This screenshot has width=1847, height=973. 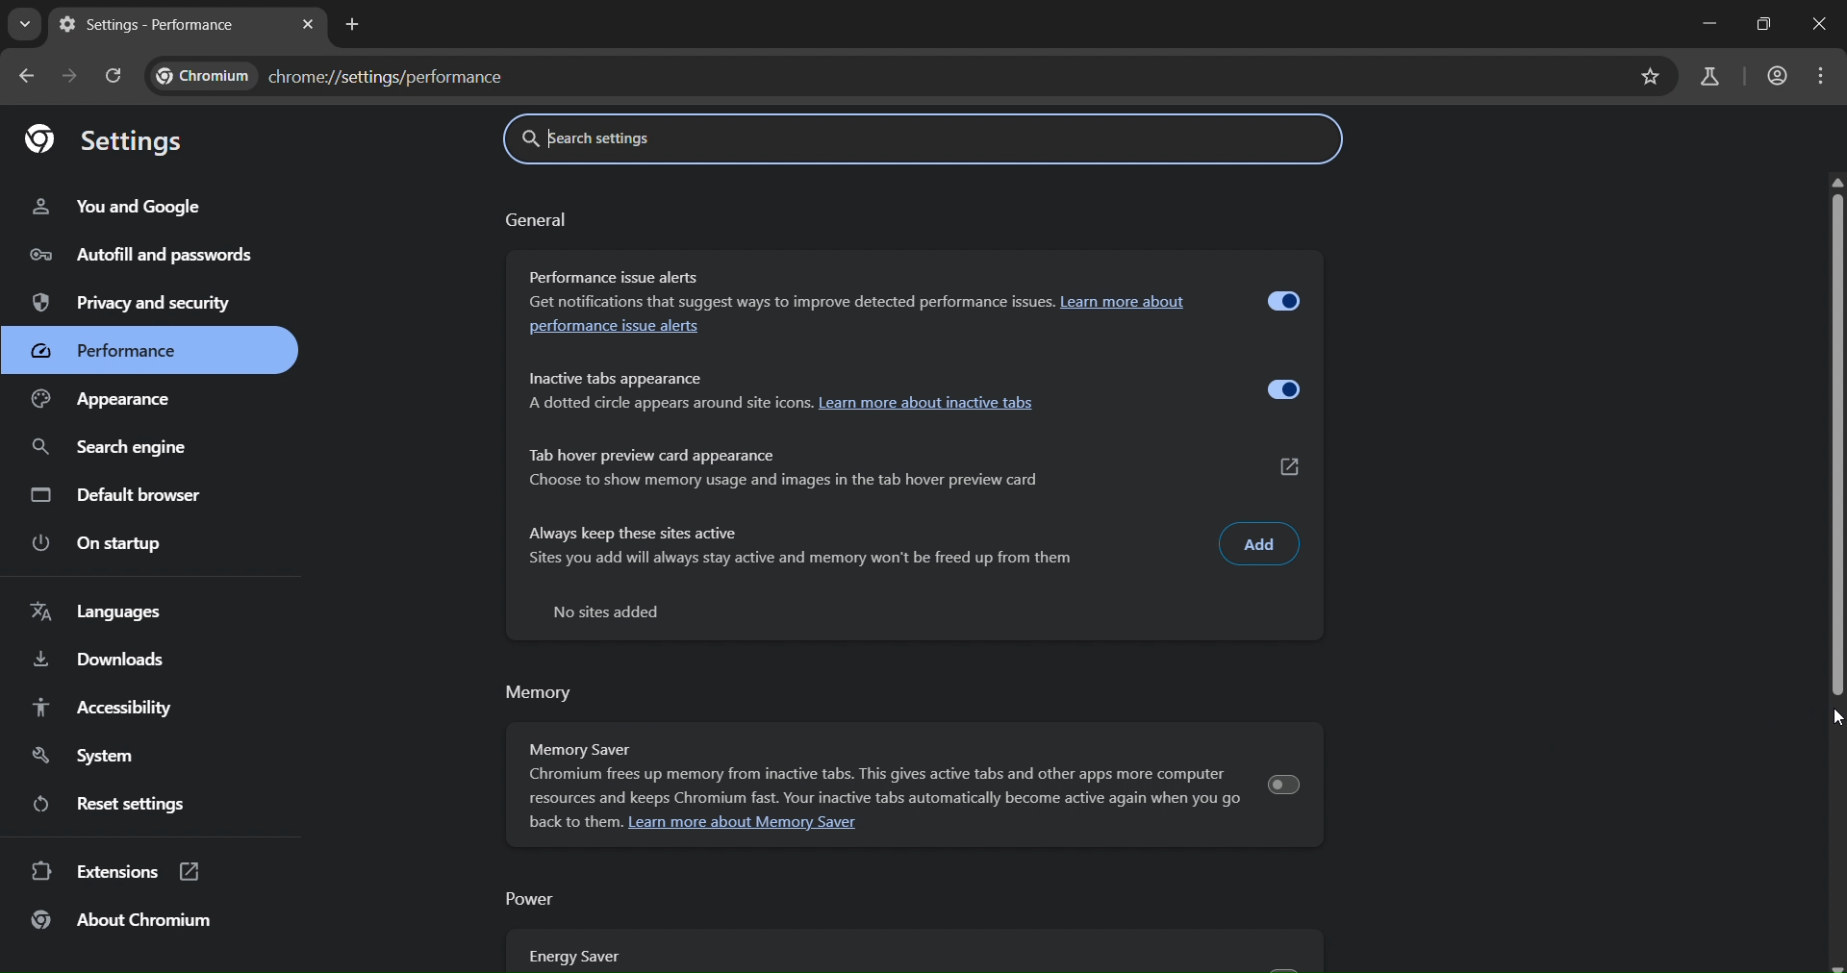 What do you see at coordinates (311, 26) in the screenshot?
I see `close tab` at bounding box center [311, 26].